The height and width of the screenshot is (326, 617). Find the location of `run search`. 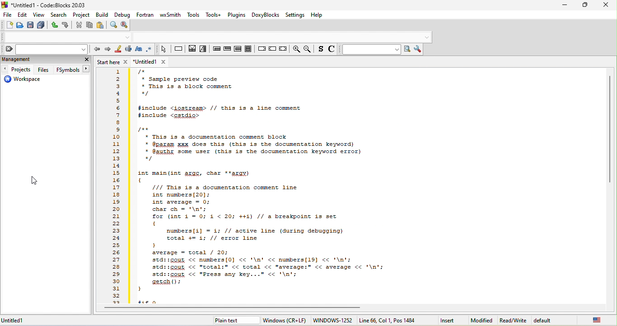

run search is located at coordinates (408, 50).